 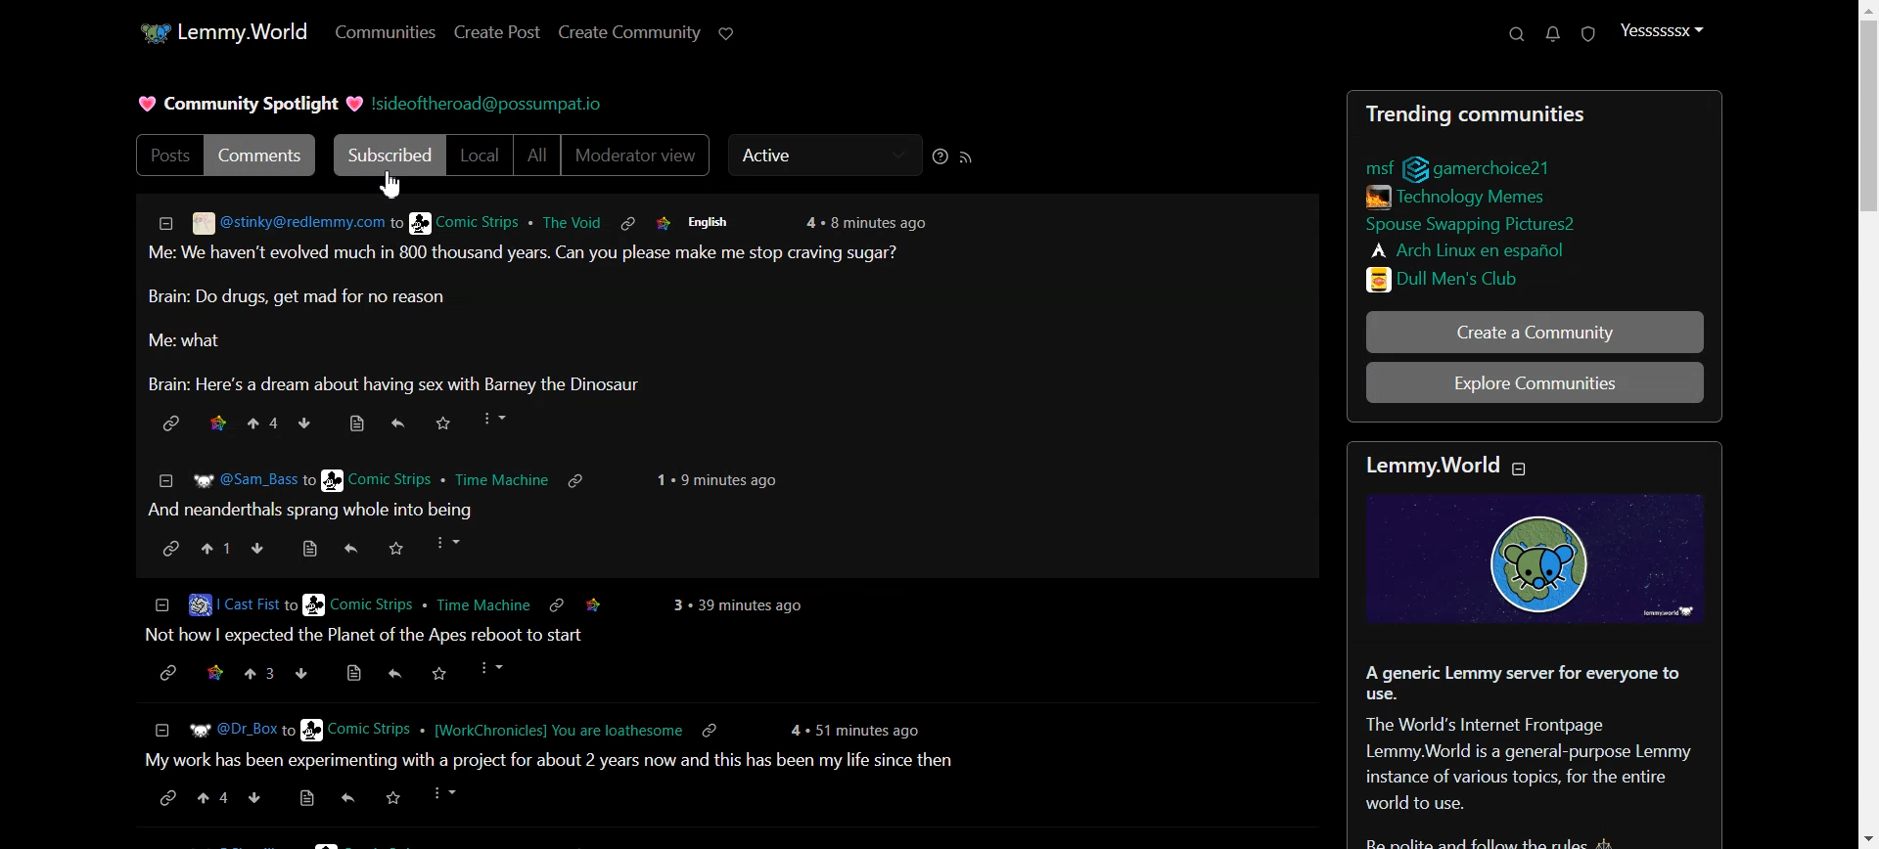 What do you see at coordinates (749, 607) in the screenshot?
I see `time` at bounding box center [749, 607].